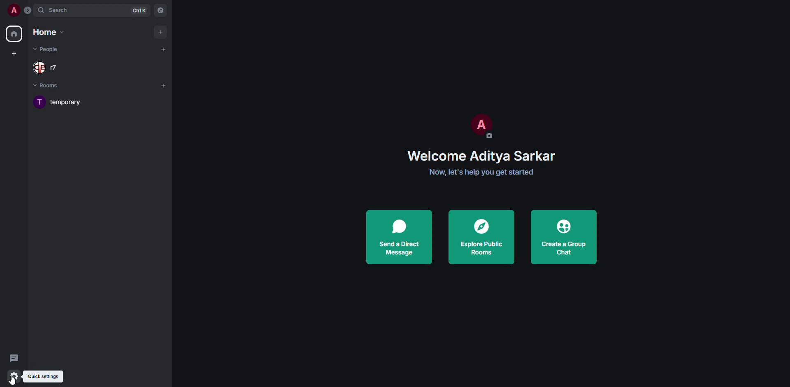  Describe the element at coordinates (160, 31) in the screenshot. I see `add` at that location.